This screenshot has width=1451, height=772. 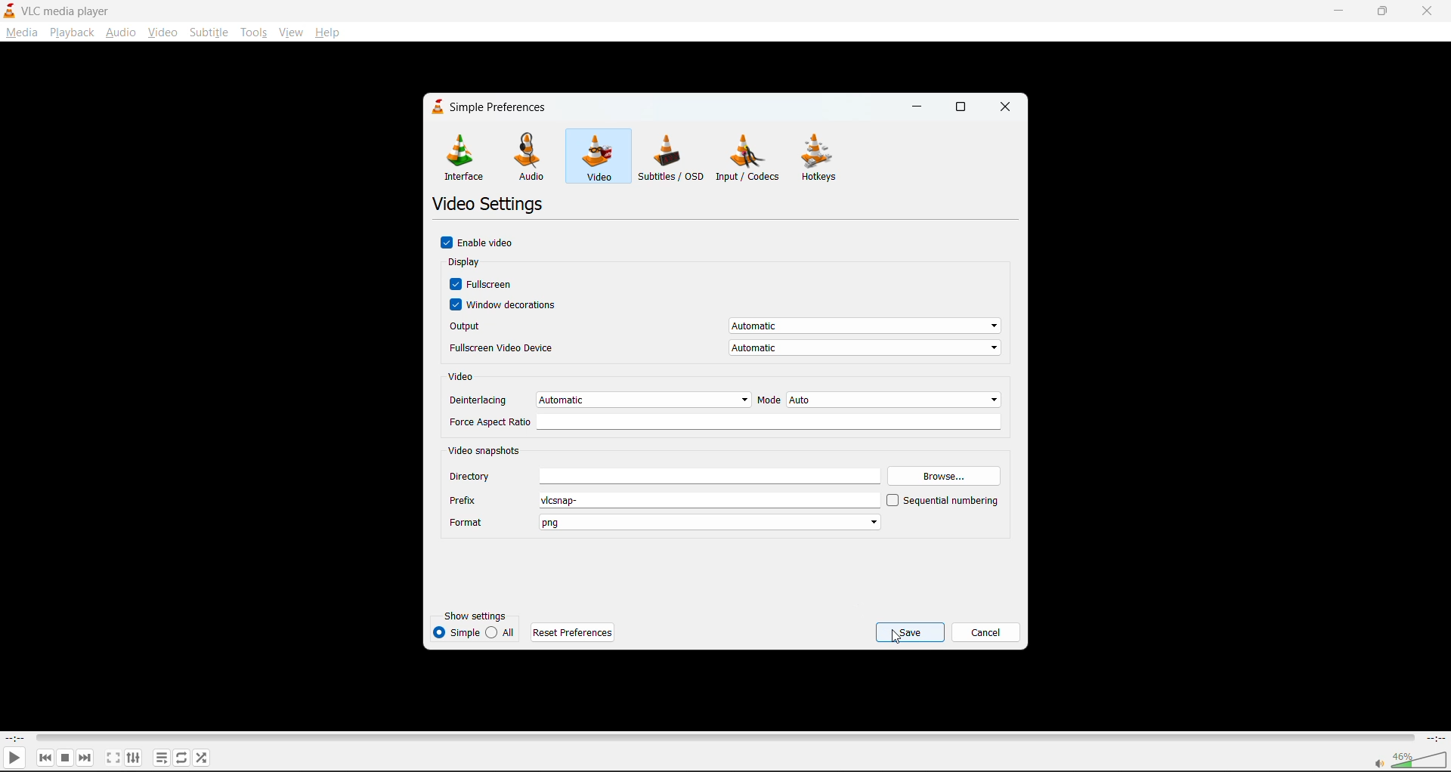 I want to click on video, so click(x=598, y=159).